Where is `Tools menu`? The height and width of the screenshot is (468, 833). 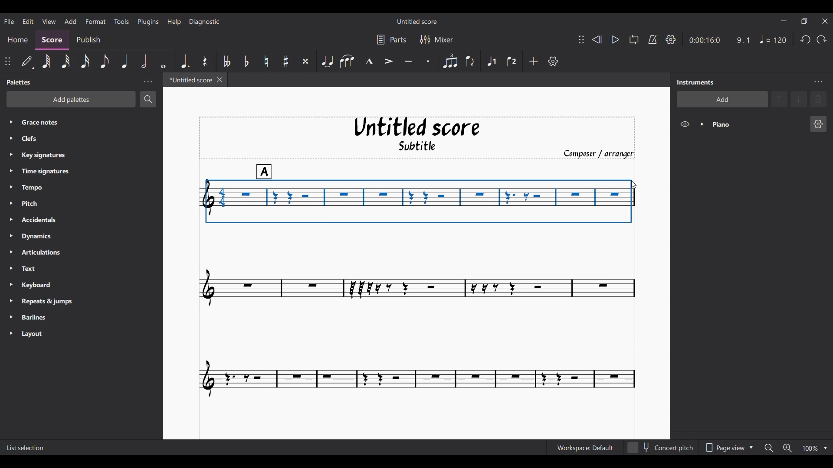
Tools menu is located at coordinates (121, 22).